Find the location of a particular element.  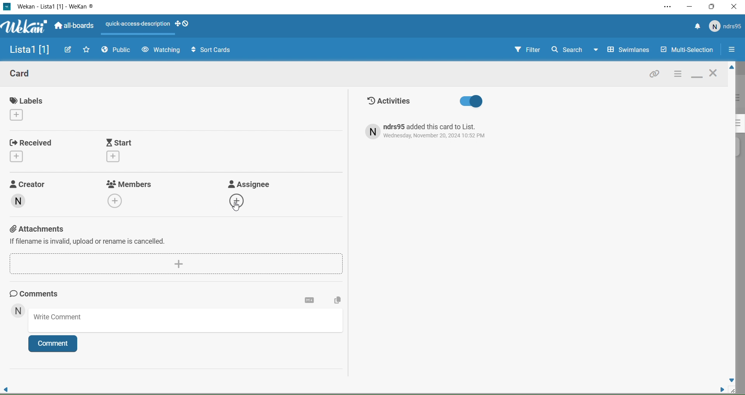

All boards is located at coordinates (75, 26).